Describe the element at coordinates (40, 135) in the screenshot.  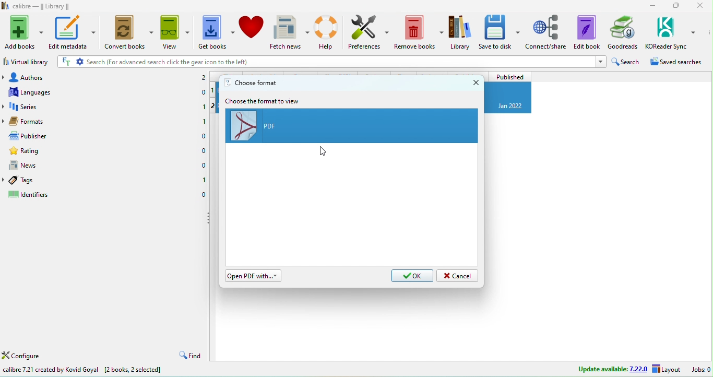
I see `publisher` at that location.